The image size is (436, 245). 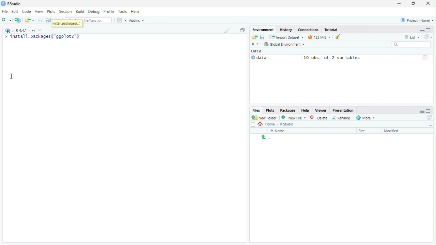 What do you see at coordinates (254, 37) in the screenshot?
I see `load workspace` at bounding box center [254, 37].